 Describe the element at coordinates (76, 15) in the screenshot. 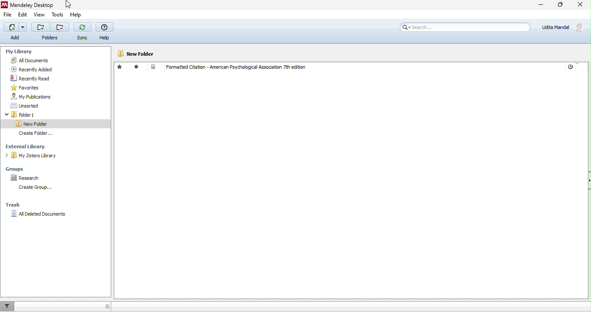

I see `help` at that location.